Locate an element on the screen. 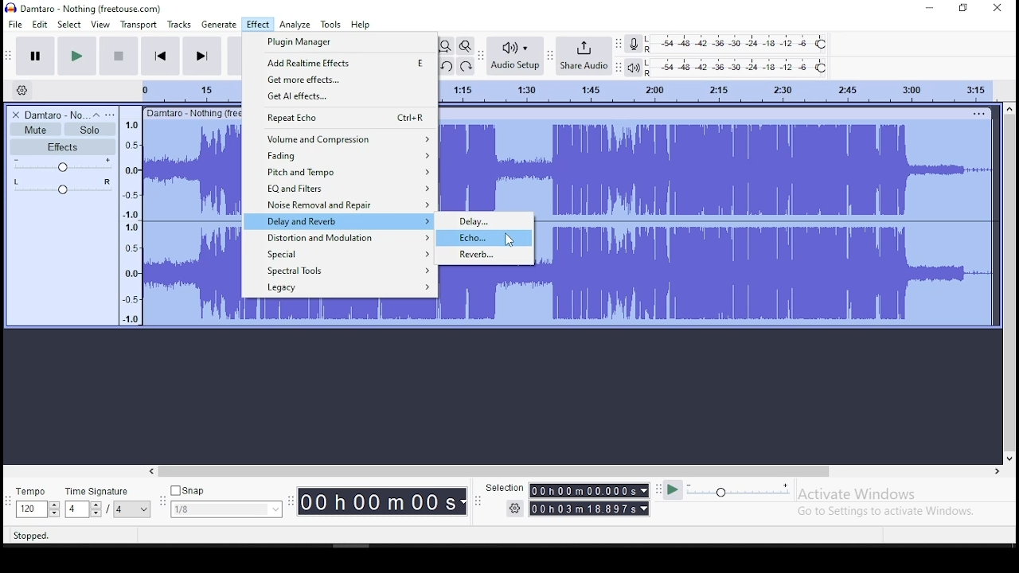   is located at coordinates (657, 489).